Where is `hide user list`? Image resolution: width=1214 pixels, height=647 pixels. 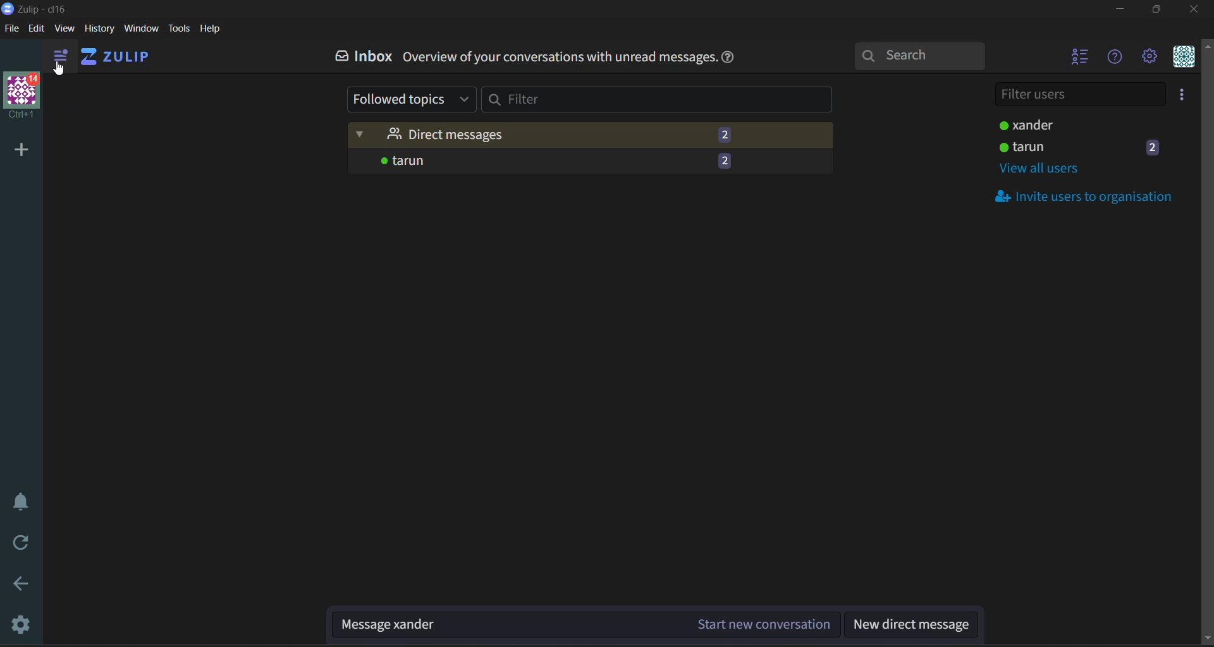
hide user list is located at coordinates (1077, 57).